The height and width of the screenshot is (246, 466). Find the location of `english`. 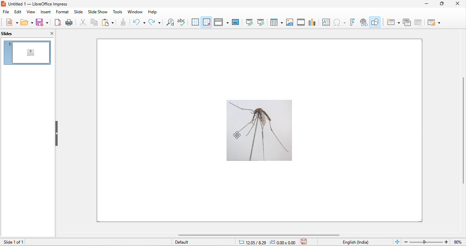

english is located at coordinates (361, 243).